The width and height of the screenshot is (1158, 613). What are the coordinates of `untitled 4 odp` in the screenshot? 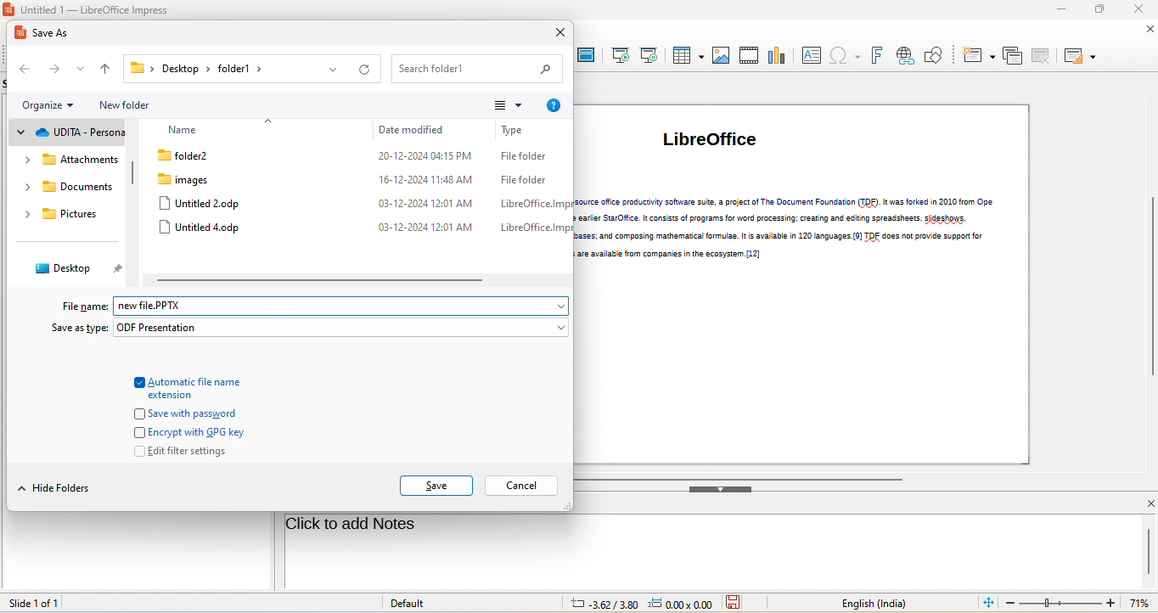 It's located at (204, 228).